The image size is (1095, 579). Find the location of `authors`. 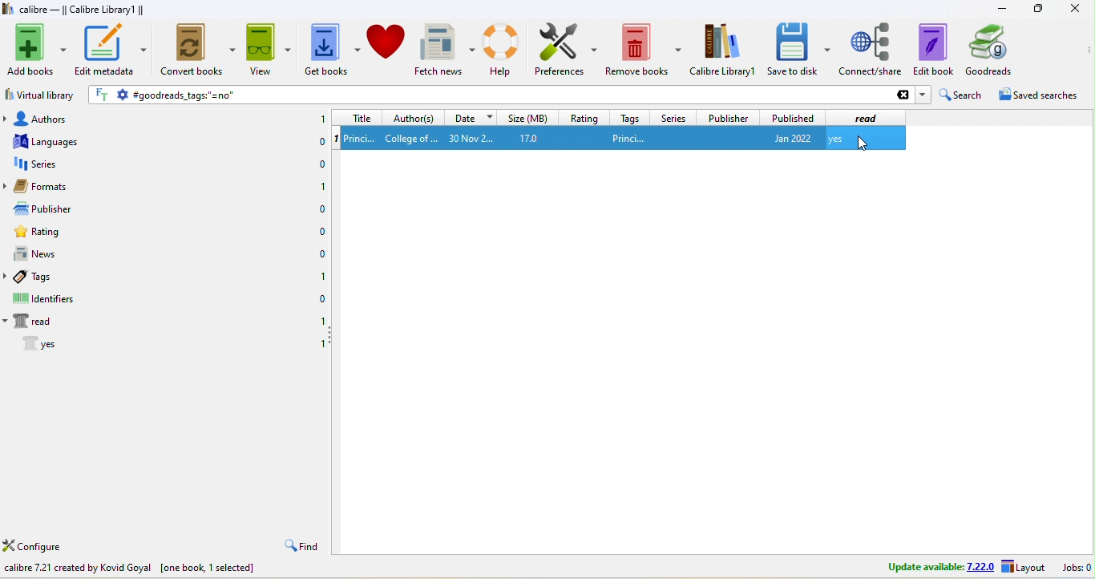

authors is located at coordinates (49, 119).